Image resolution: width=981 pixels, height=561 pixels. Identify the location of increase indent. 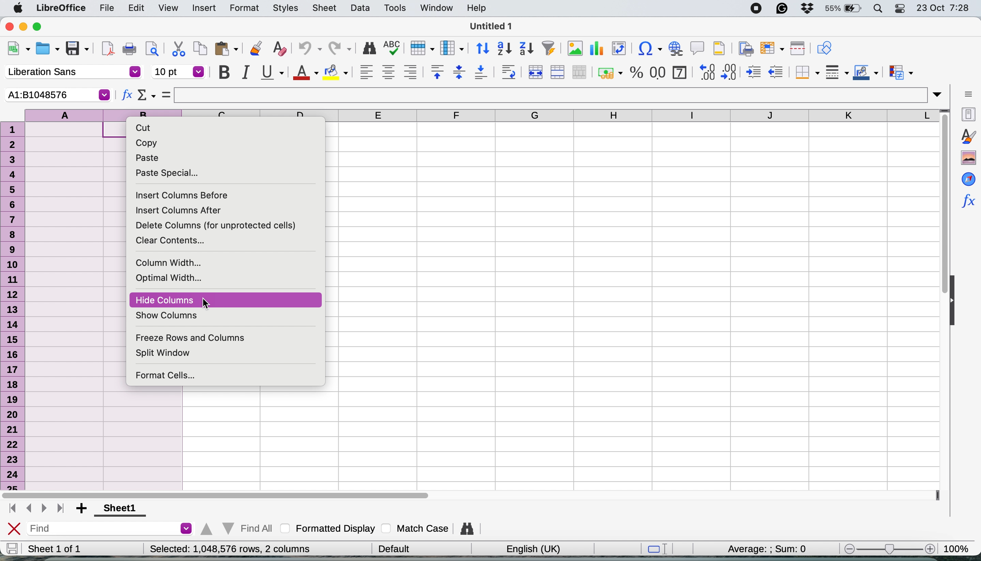
(753, 72).